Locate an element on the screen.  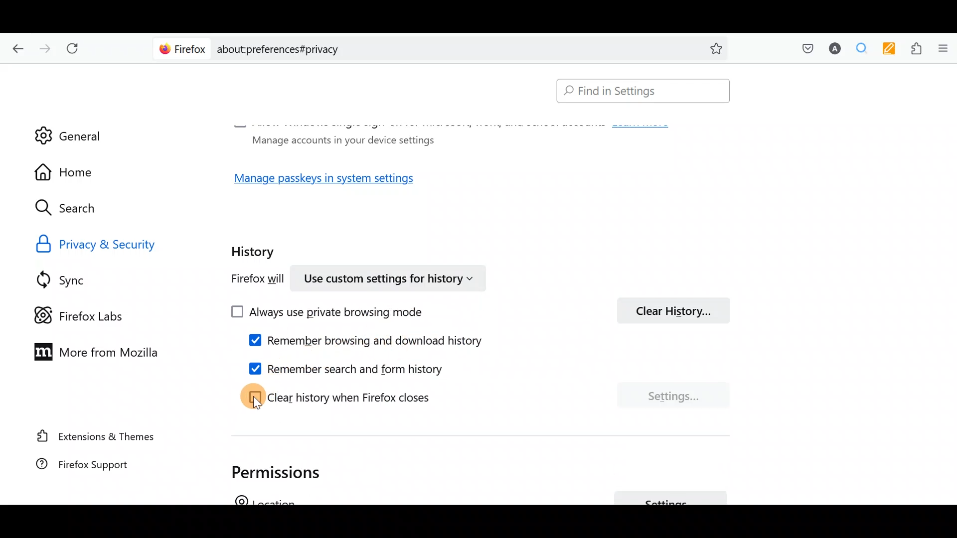
Sync is located at coordinates (74, 279).